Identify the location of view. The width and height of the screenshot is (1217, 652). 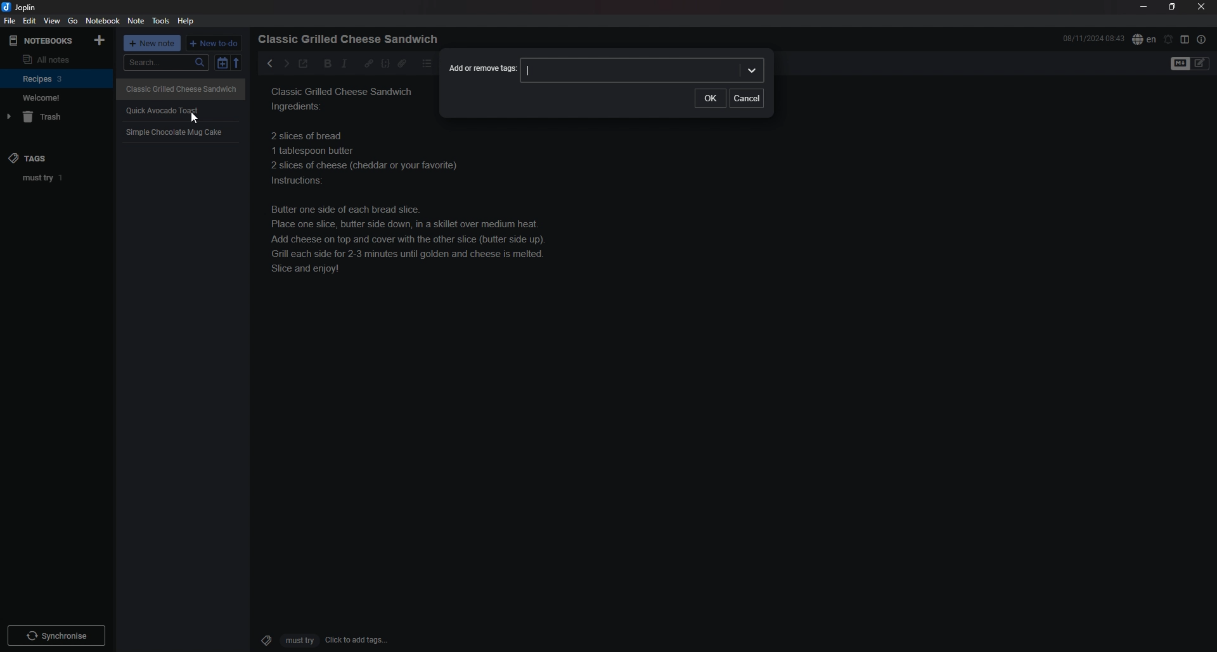
(51, 21).